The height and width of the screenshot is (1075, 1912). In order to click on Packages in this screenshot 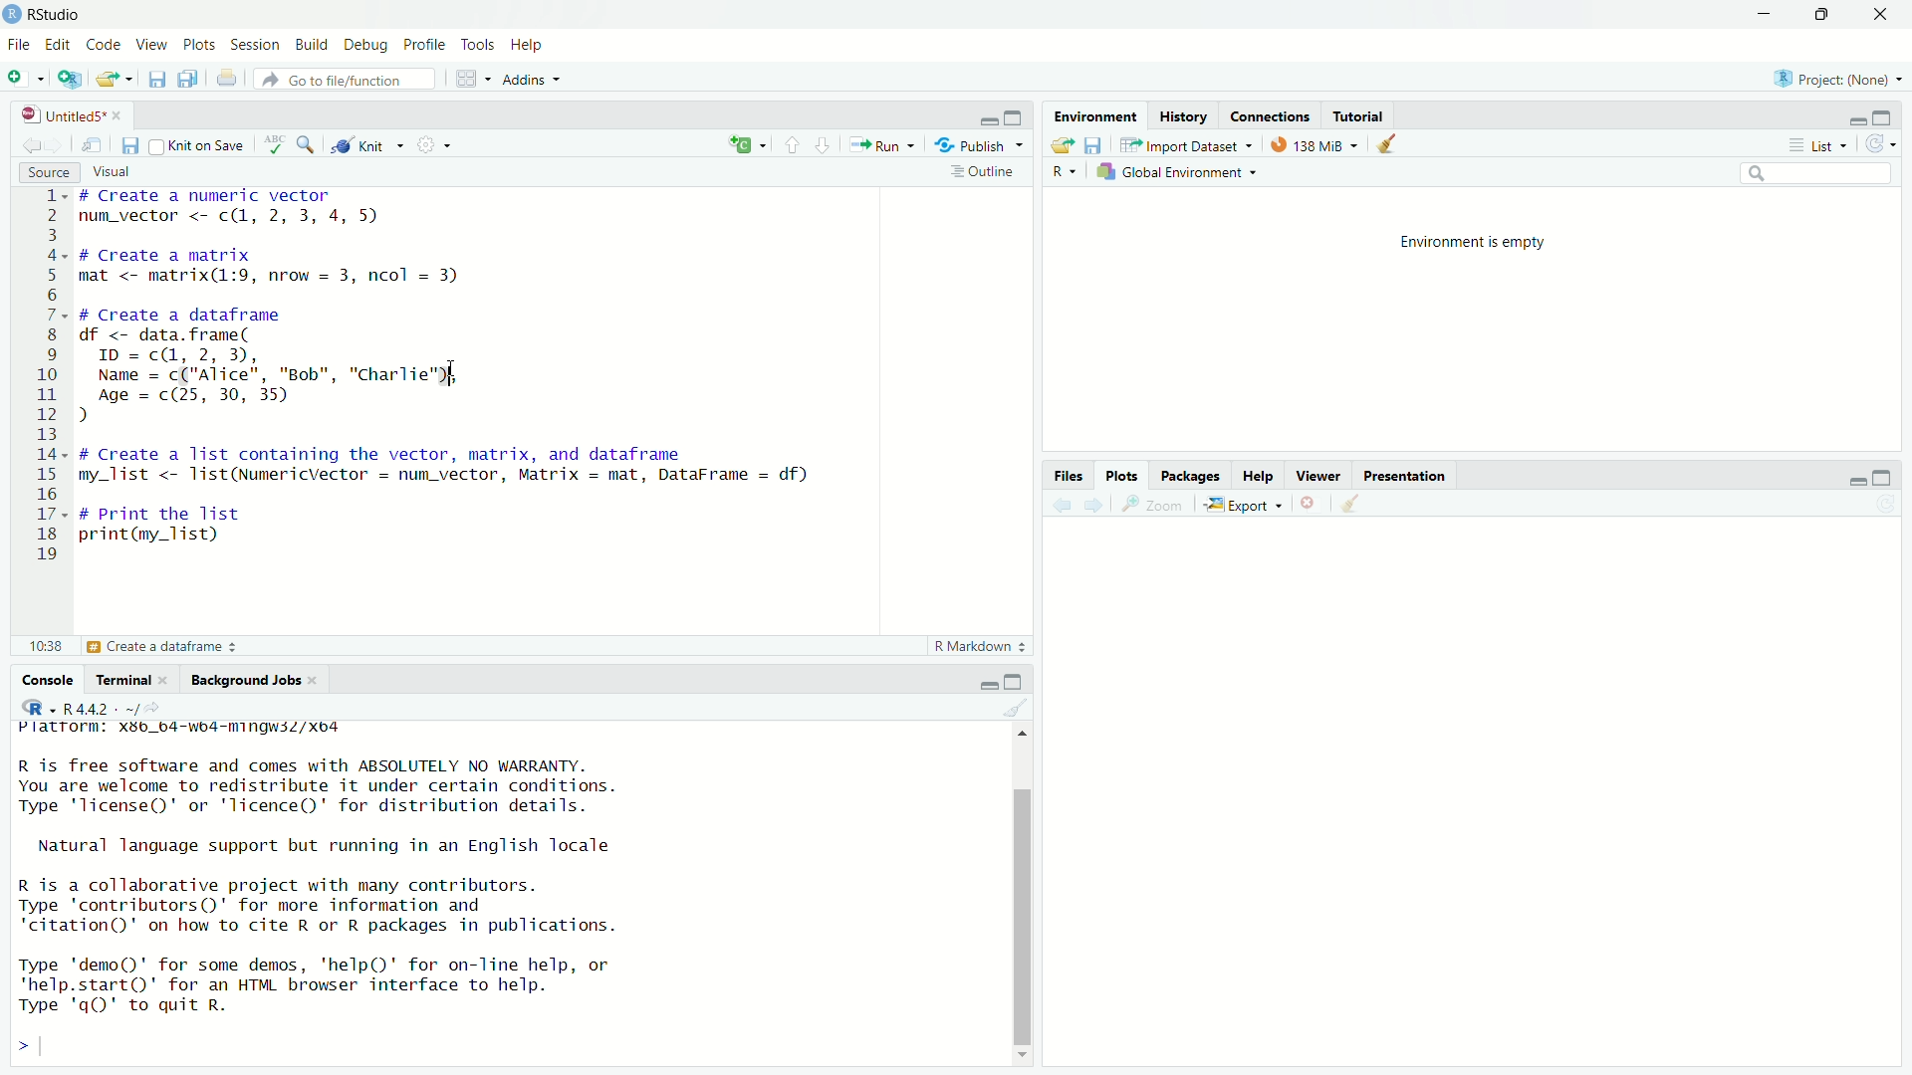, I will do `click(1191, 477)`.